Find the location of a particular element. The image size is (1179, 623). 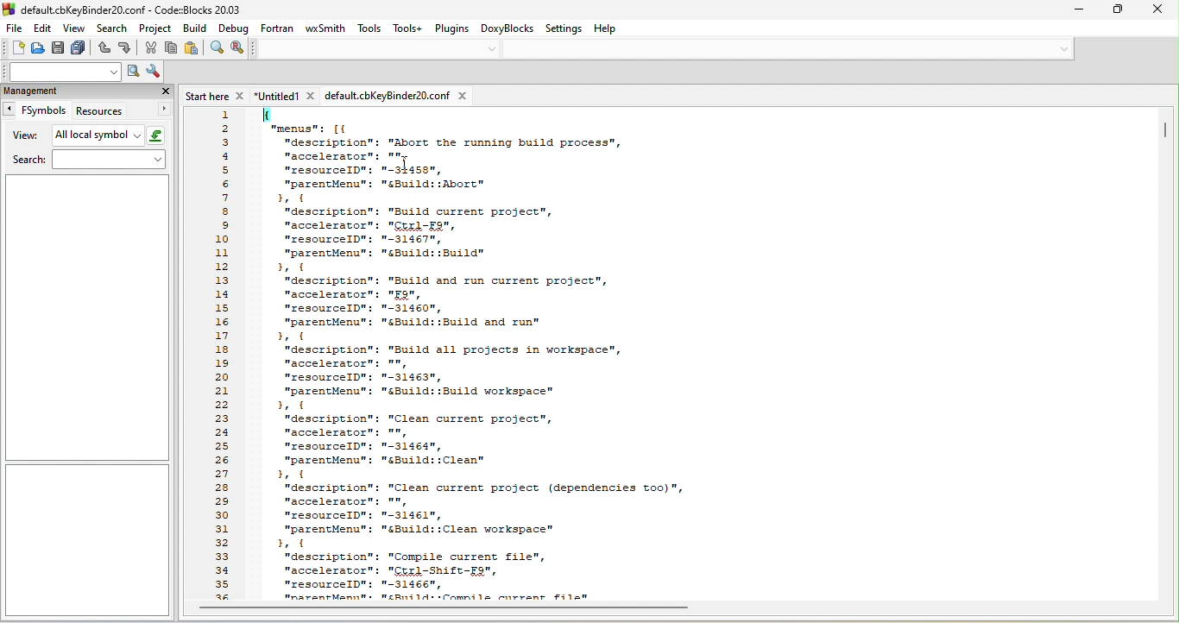

project is located at coordinates (154, 27).